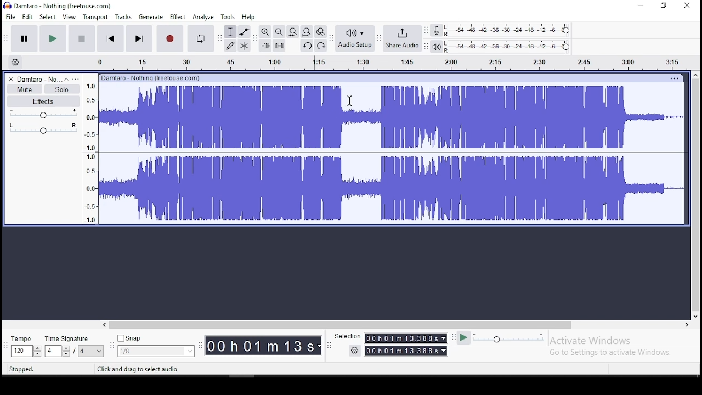 The height and width of the screenshot is (395, 702). I want to click on playback meter, so click(437, 46).